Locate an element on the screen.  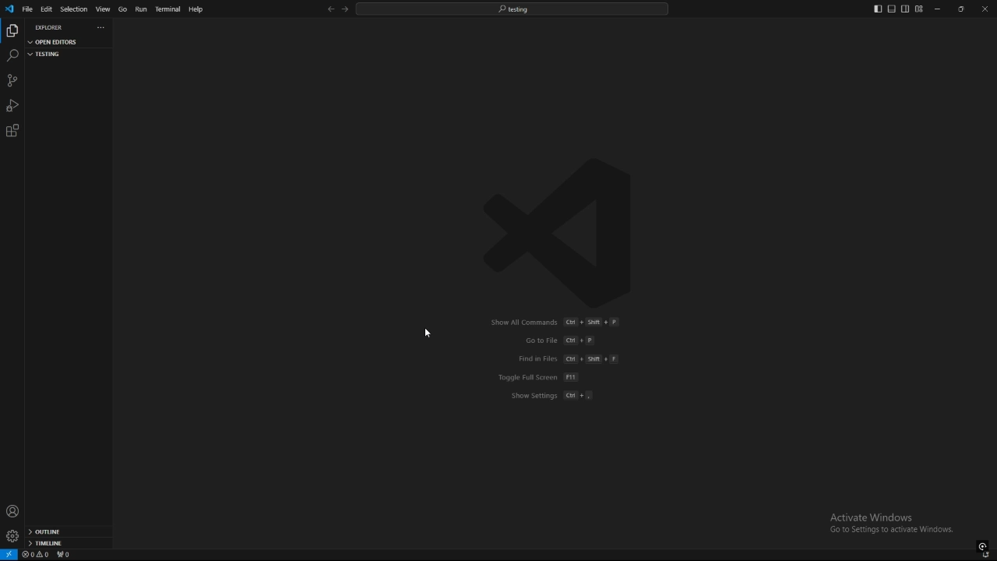
run is located at coordinates (140, 9).